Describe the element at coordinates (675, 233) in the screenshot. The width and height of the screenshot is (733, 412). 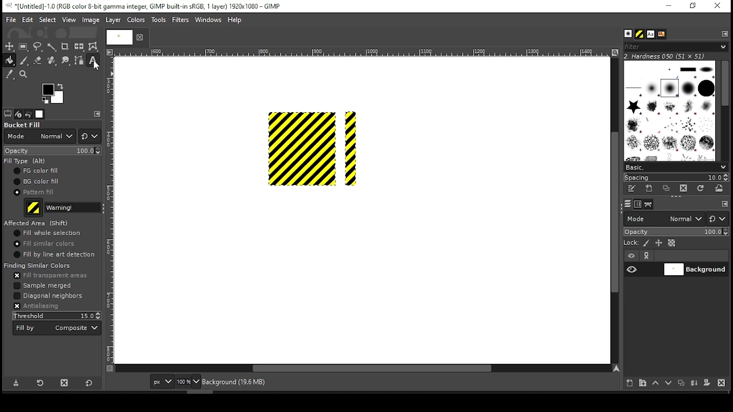
I see `opacity` at that location.